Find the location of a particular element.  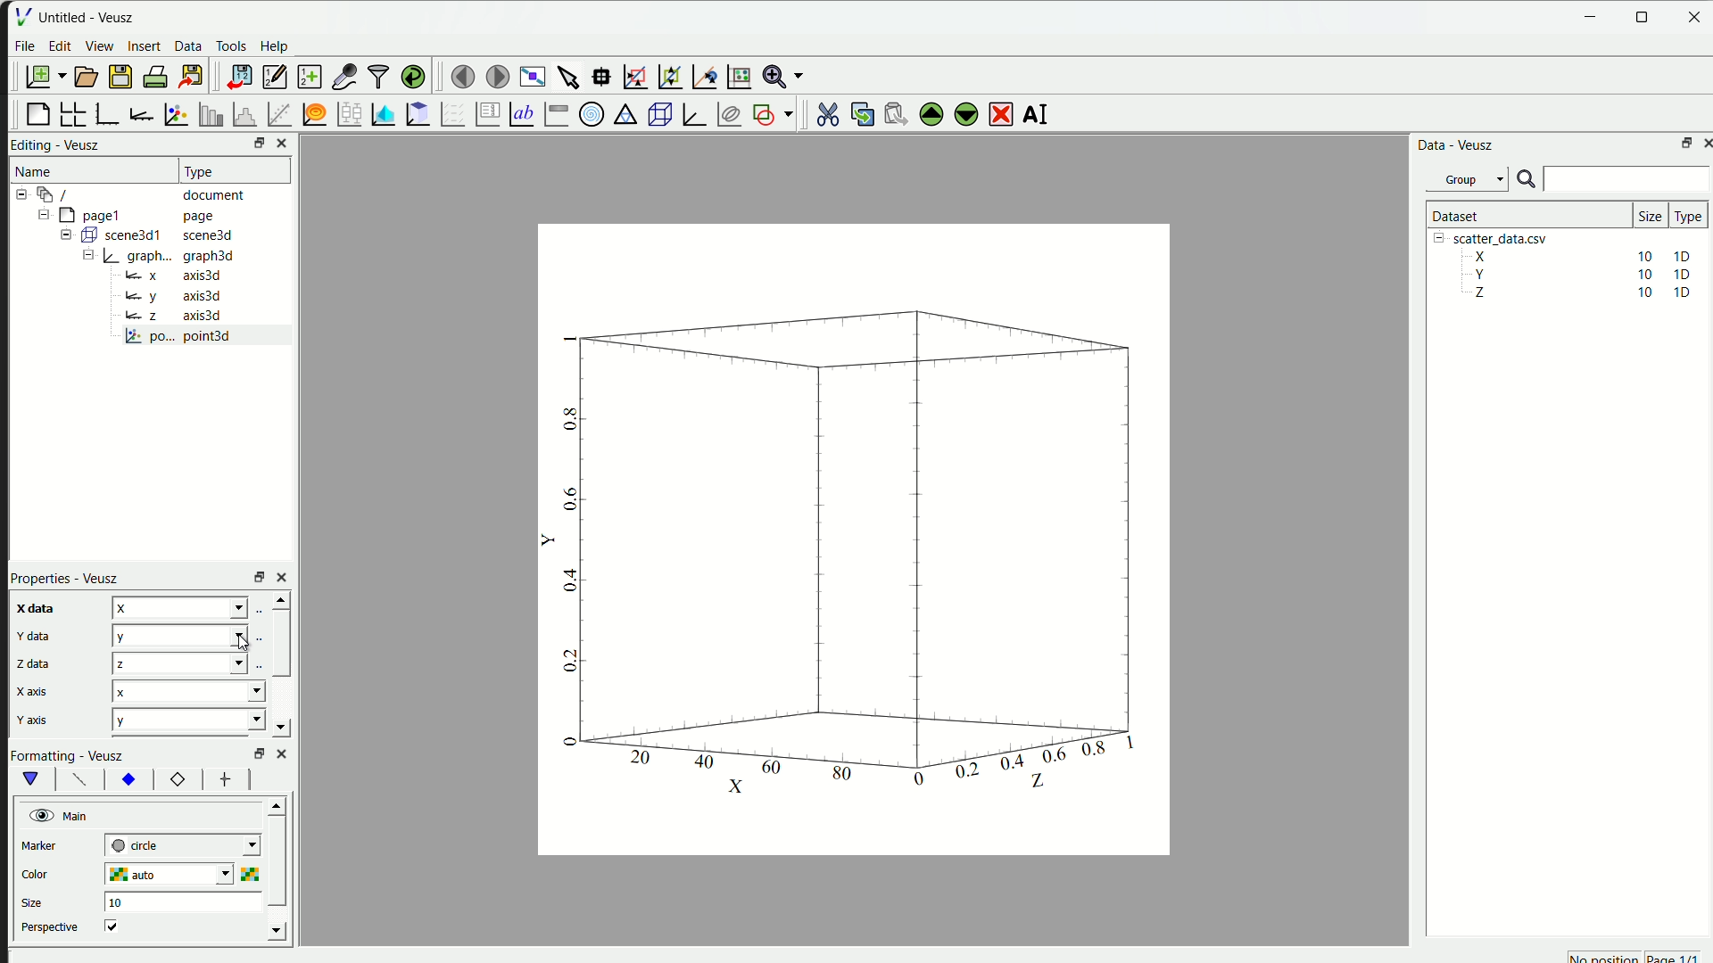

| Dataset is located at coordinates (1452, 216).